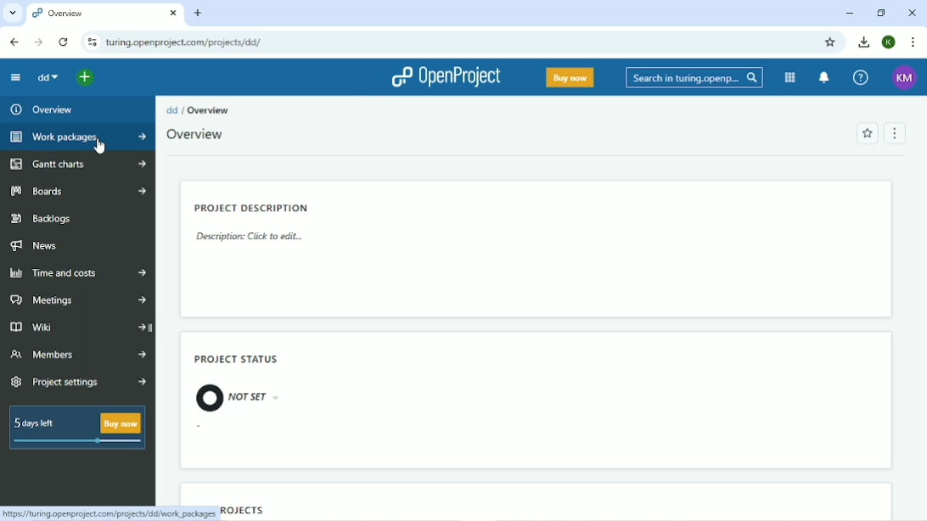 This screenshot has height=521, width=927. What do you see at coordinates (789, 77) in the screenshot?
I see `Modules` at bounding box center [789, 77].